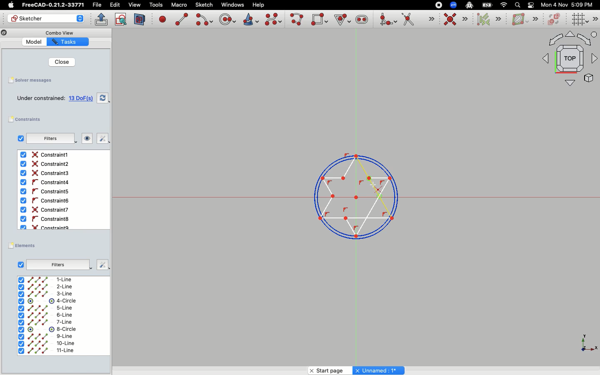 Image resolution: width=600 pixels, height=375 pixels. Describe the element at coordinates (205, 5) in the screenshot. I see `Sketch` at that location.